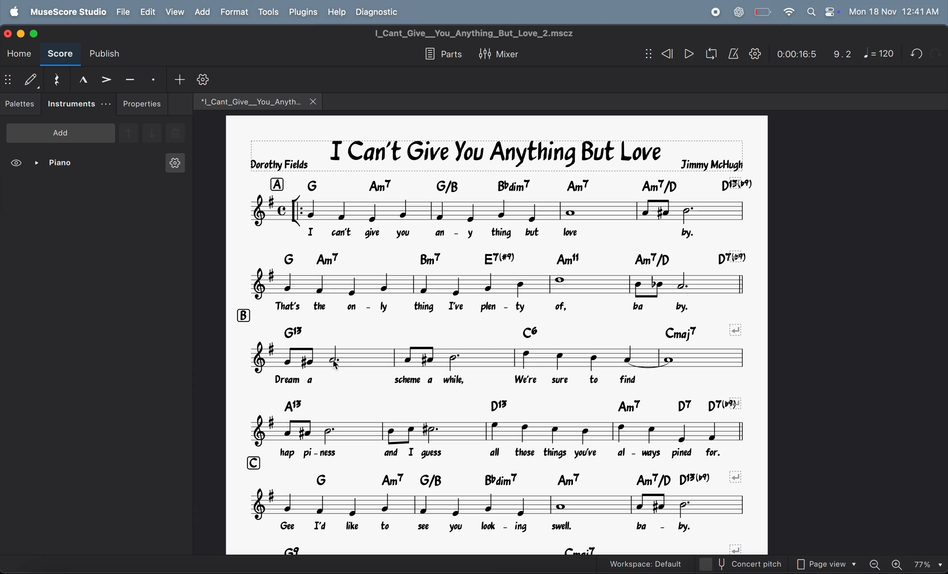 The height and width of the screenshot is (574, 948). What do you see at coordinates (22, 33) in the screenshot?
I see `minimize` at bounding box center [22, 33].